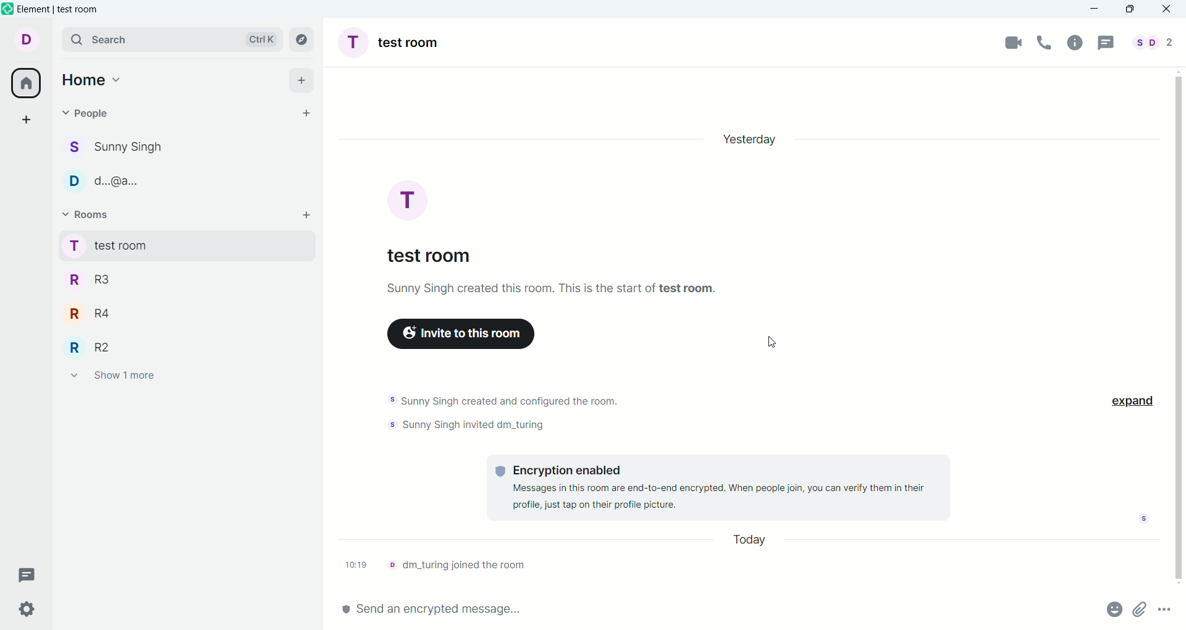  I want to click on minimize, so click(1096, 9).